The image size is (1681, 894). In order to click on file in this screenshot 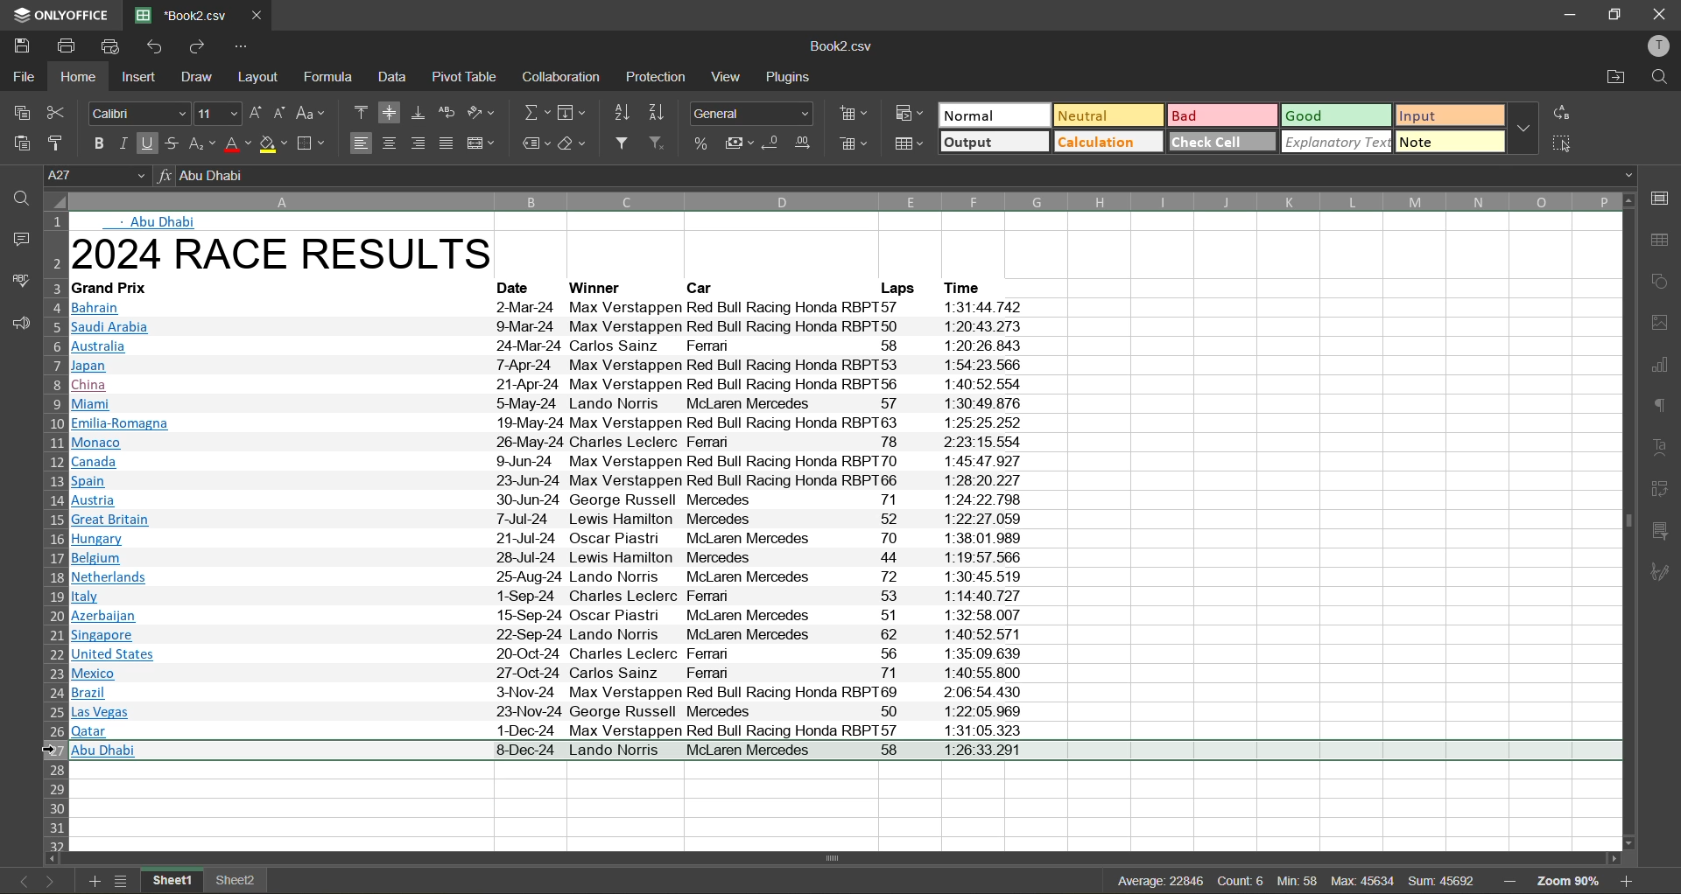, I will do `click(21, 73)`.